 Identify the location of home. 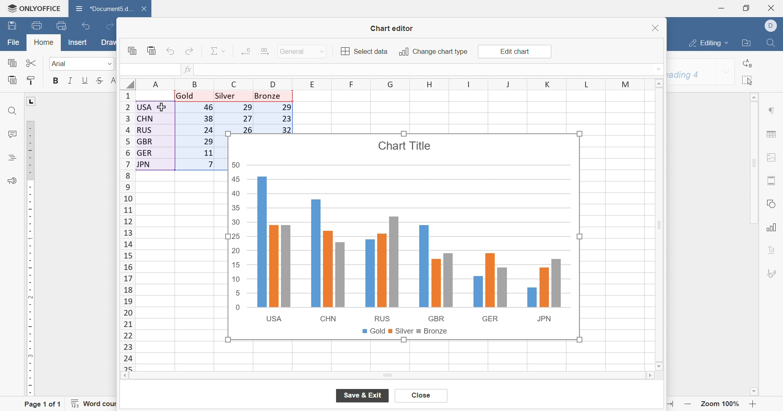
(44, 42).